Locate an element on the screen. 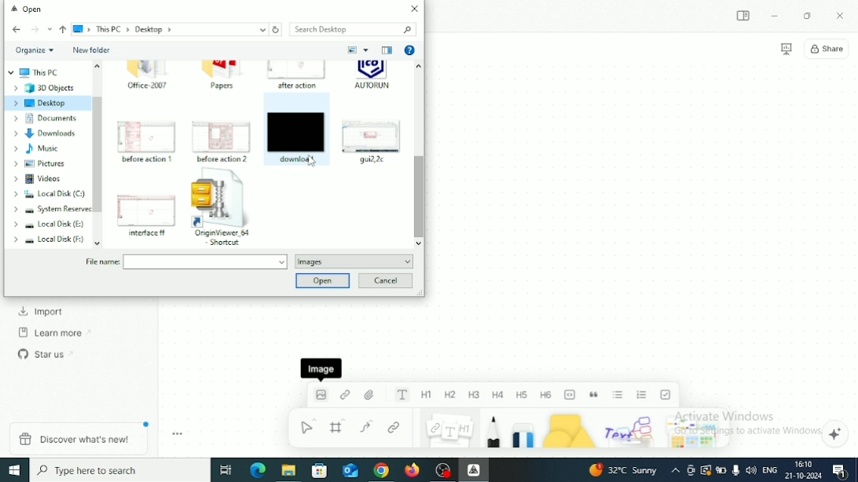 Image resolution: width=858 pixels, height=482 pixels. Windows is located at coordinates (16, 469).